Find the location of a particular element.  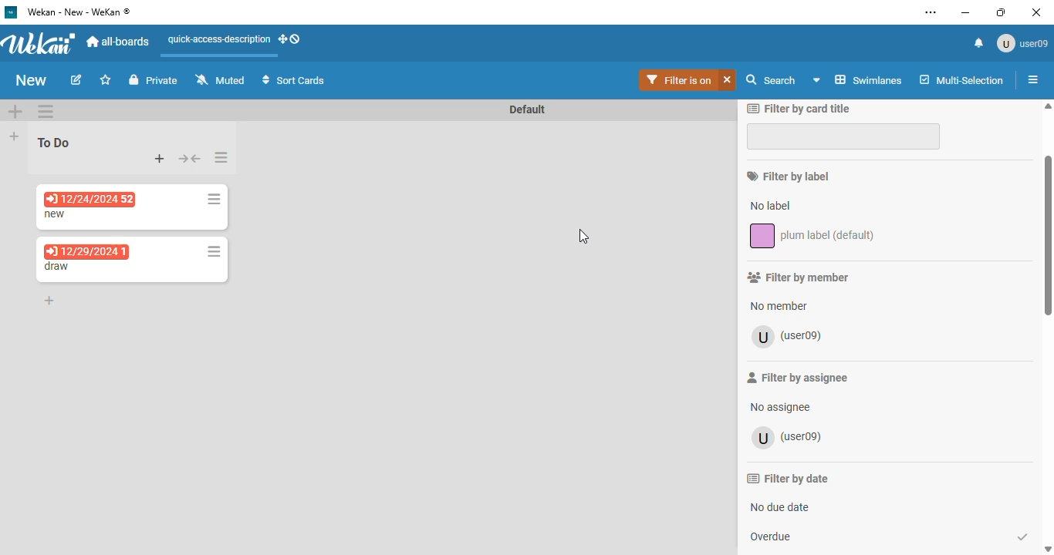

filter by member is located at coordinates (799, 277).